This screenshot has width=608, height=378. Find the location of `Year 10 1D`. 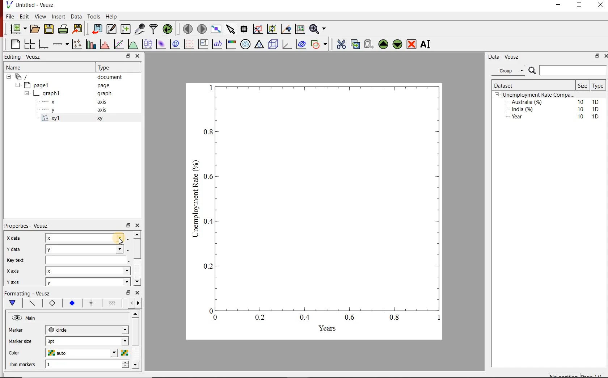

Year 10 1D is located at coordinates (557, 117).